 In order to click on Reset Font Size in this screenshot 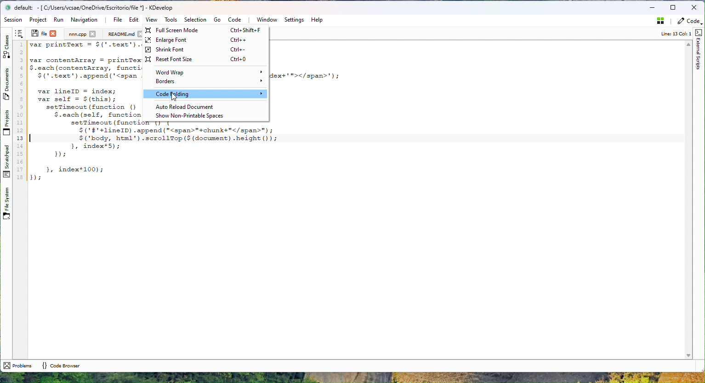, I will do `click(203, 59)`.